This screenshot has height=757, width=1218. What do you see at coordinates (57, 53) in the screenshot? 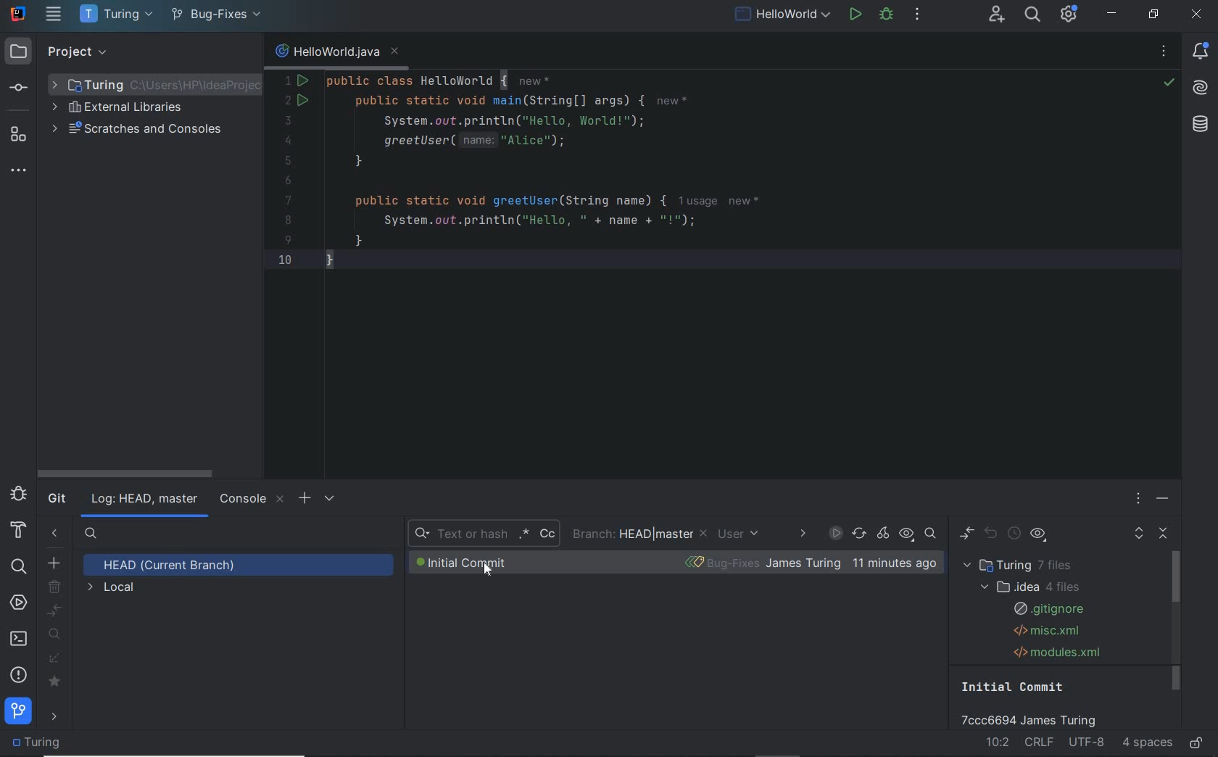
I see `project` at bounding box center [57, 53].